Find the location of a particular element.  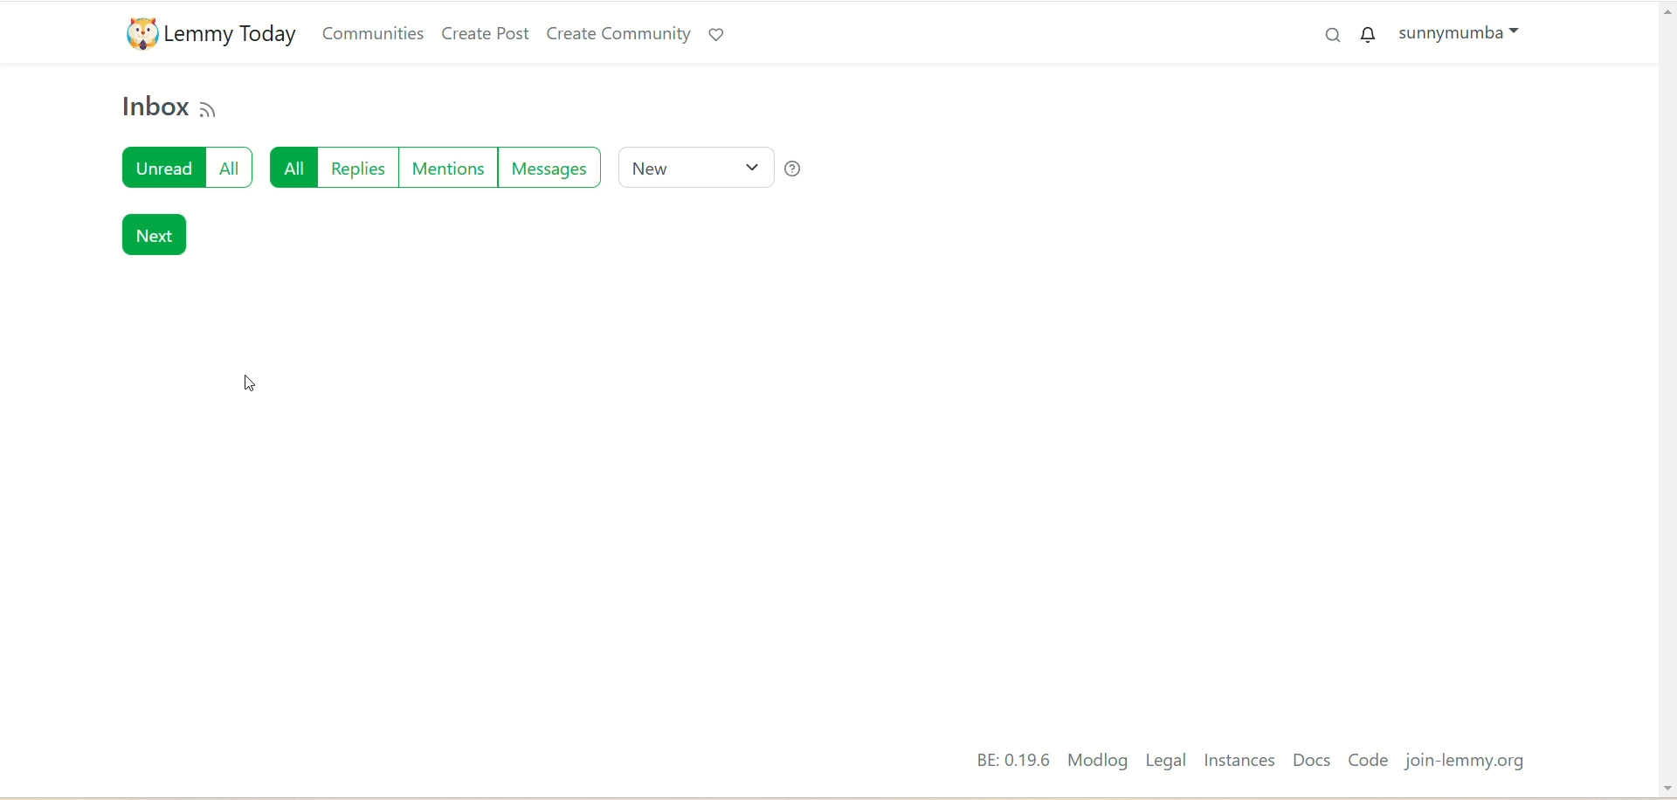

inbox is located at coordinates (151, 110).